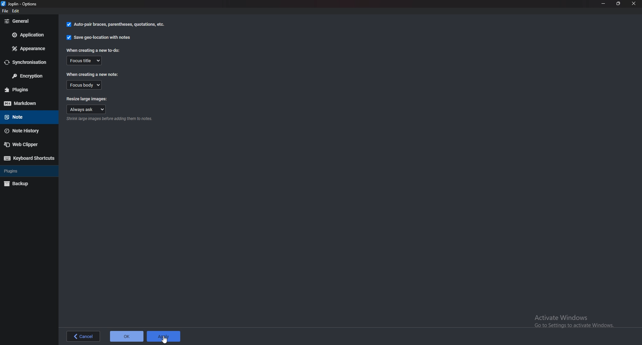 The image size is (642, 345). I want to click on Keyboard shortcuts, so click(29, 158).